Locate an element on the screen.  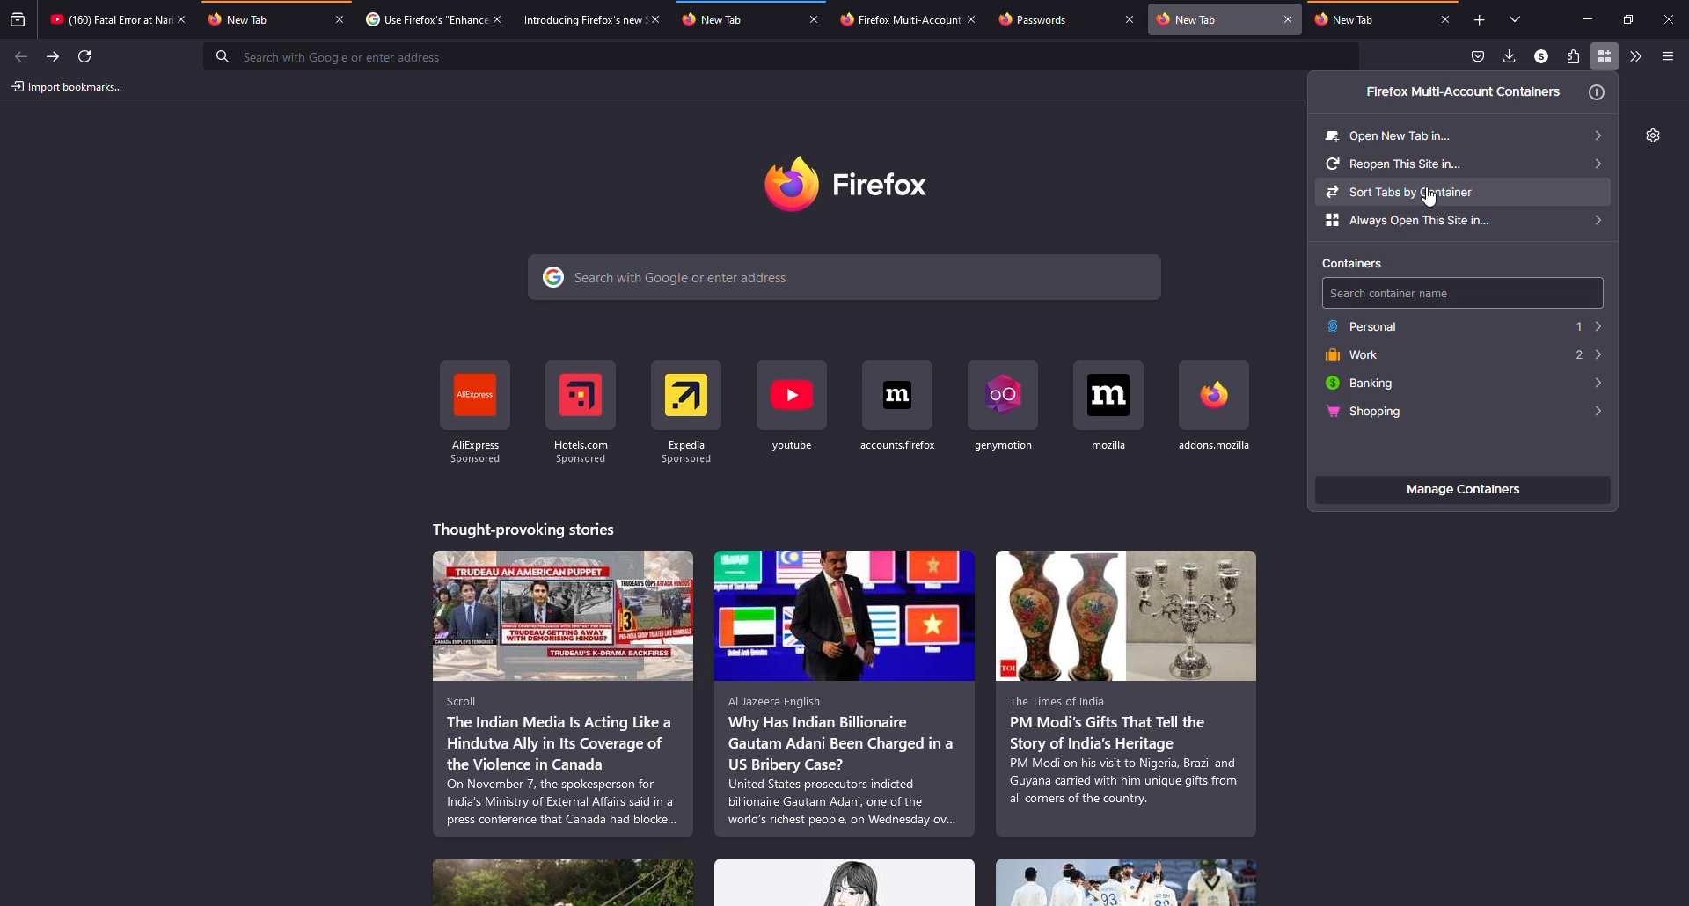
close is located at coordinates (816, 20).